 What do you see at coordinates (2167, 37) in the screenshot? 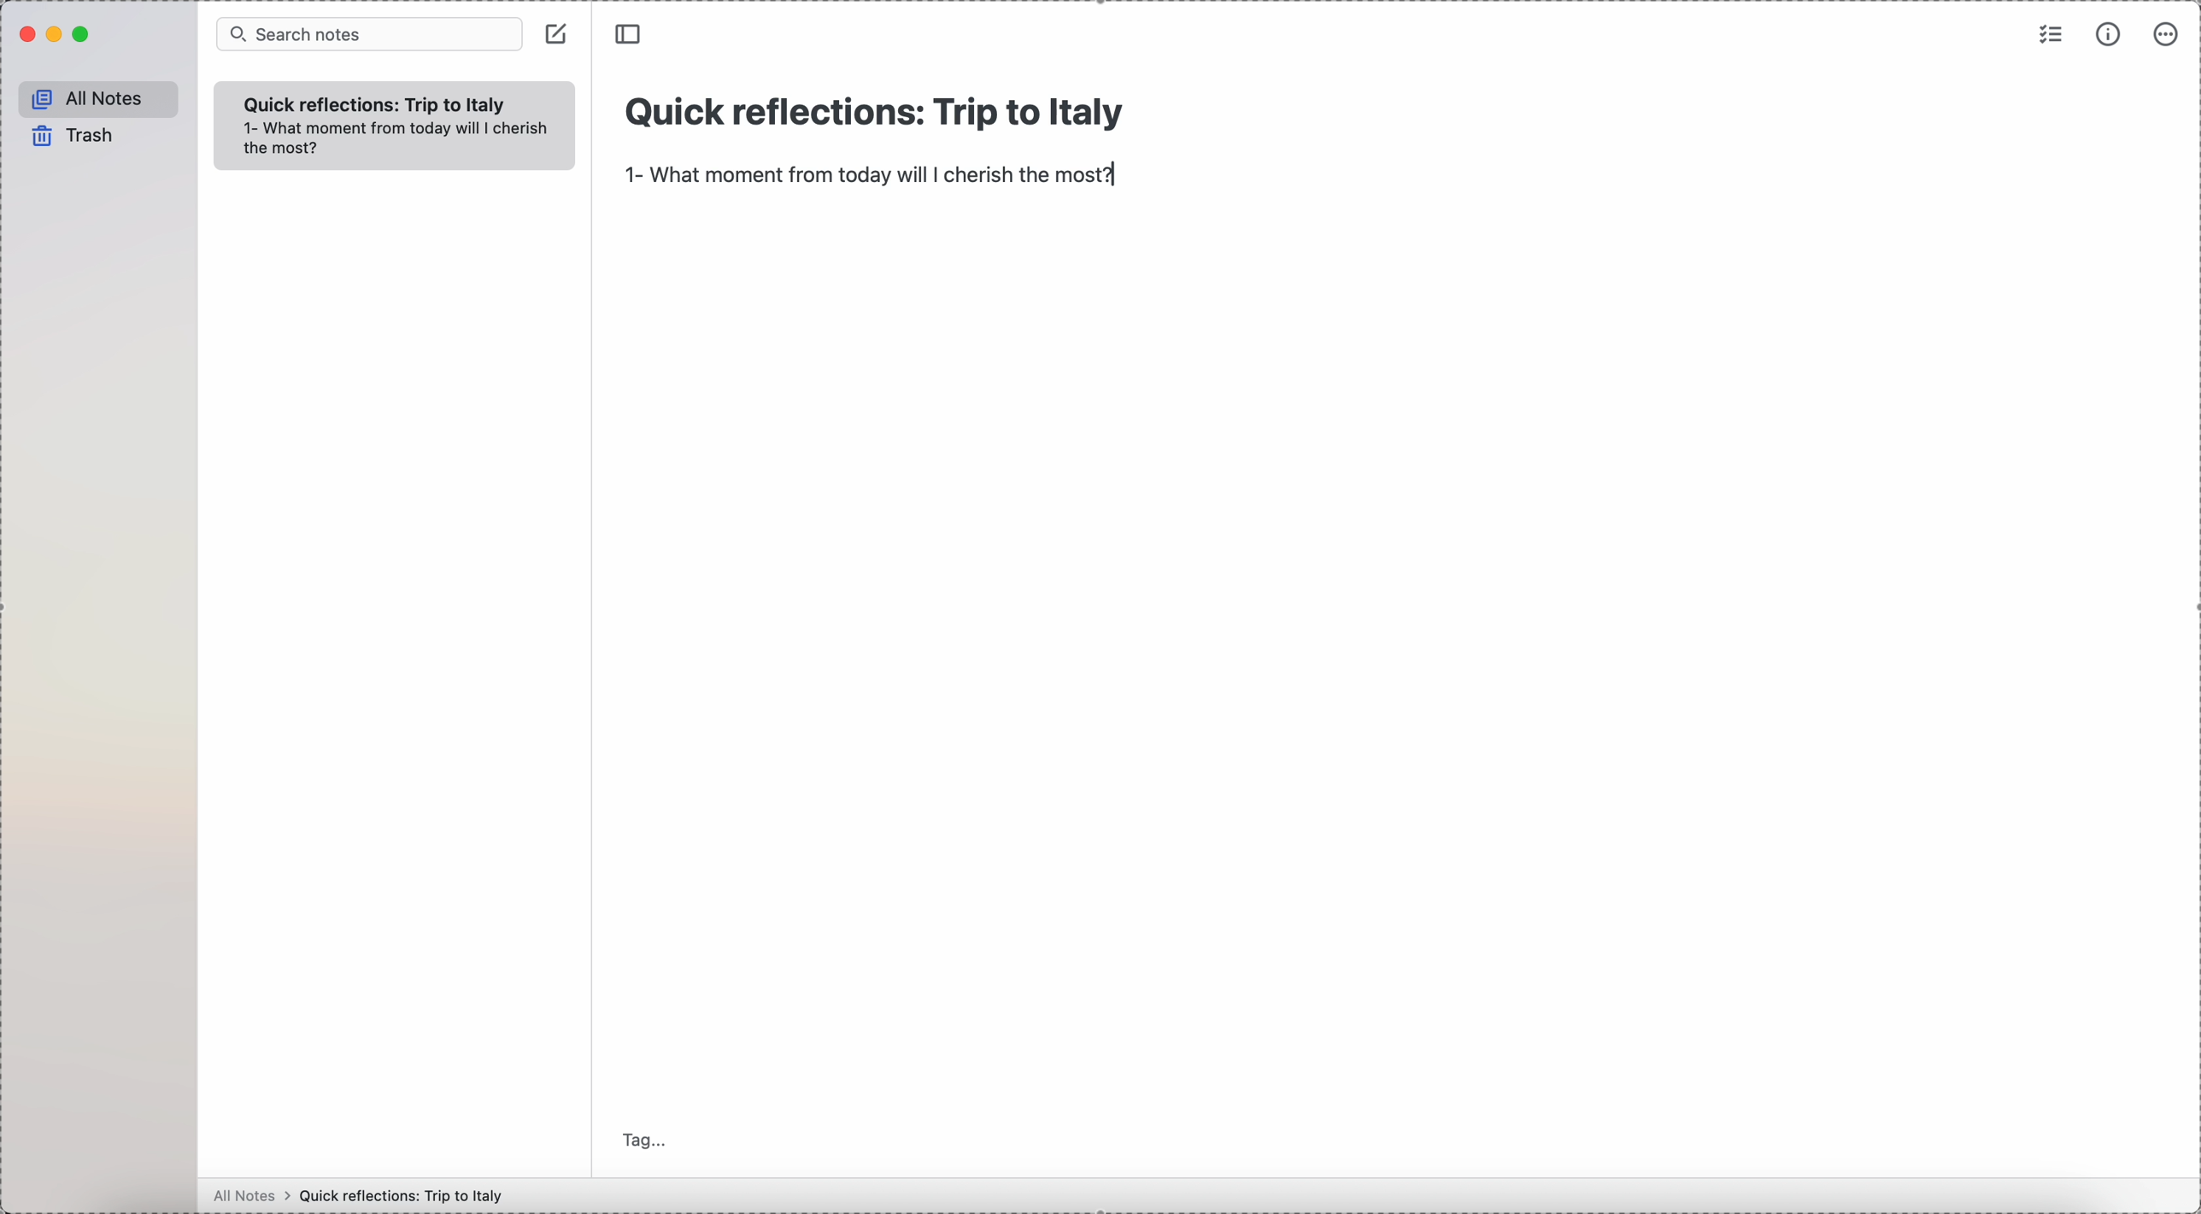
I see `more options` at bounding box center [2167, 37].